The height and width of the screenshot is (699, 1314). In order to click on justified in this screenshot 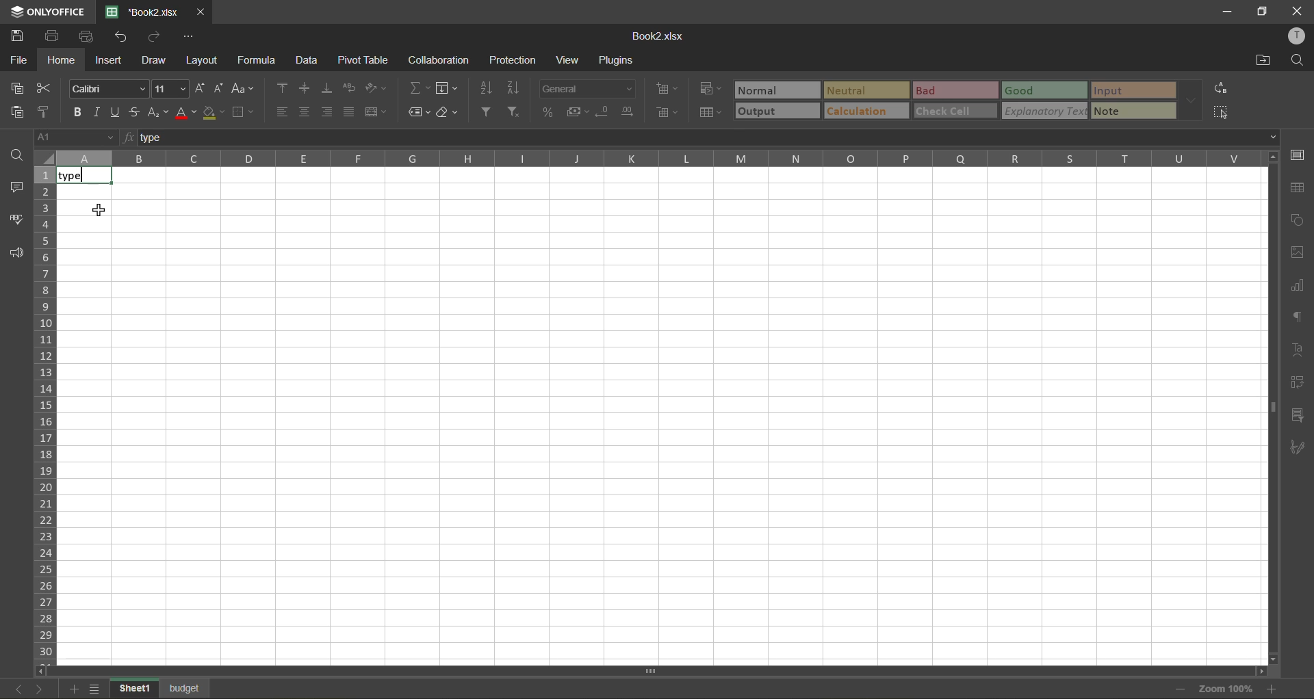, I will do `click(349, 110)`.